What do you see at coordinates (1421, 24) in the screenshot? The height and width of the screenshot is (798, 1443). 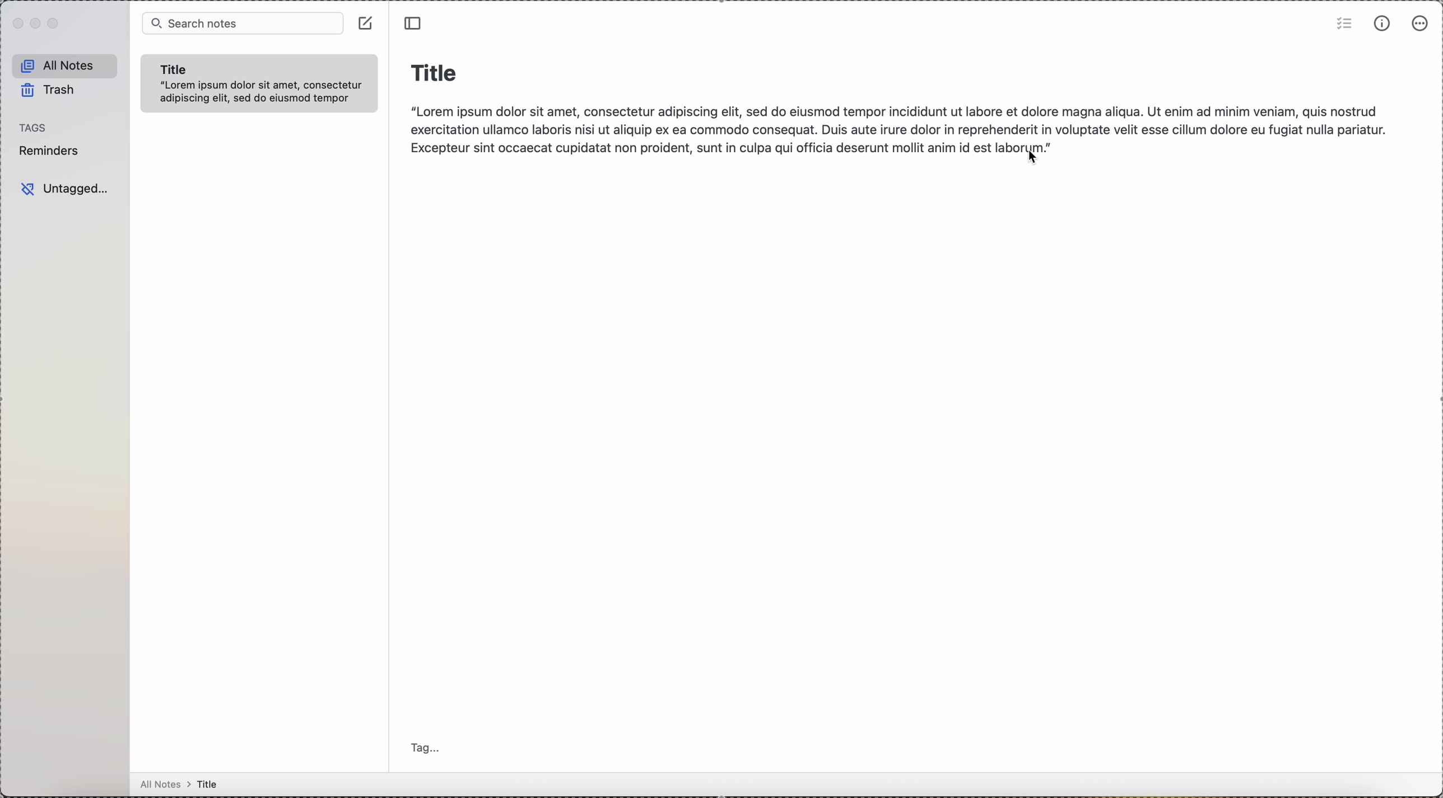 I see `more options` at bounding box center [1421, 24].